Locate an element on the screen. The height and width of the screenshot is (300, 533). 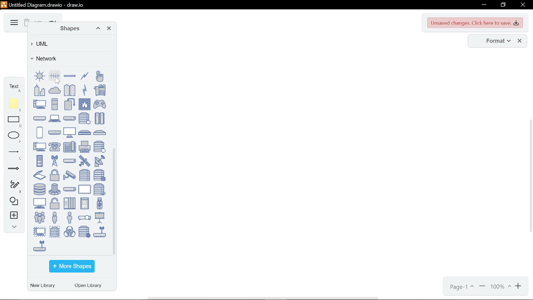
page is located at coordinates (461, 287).